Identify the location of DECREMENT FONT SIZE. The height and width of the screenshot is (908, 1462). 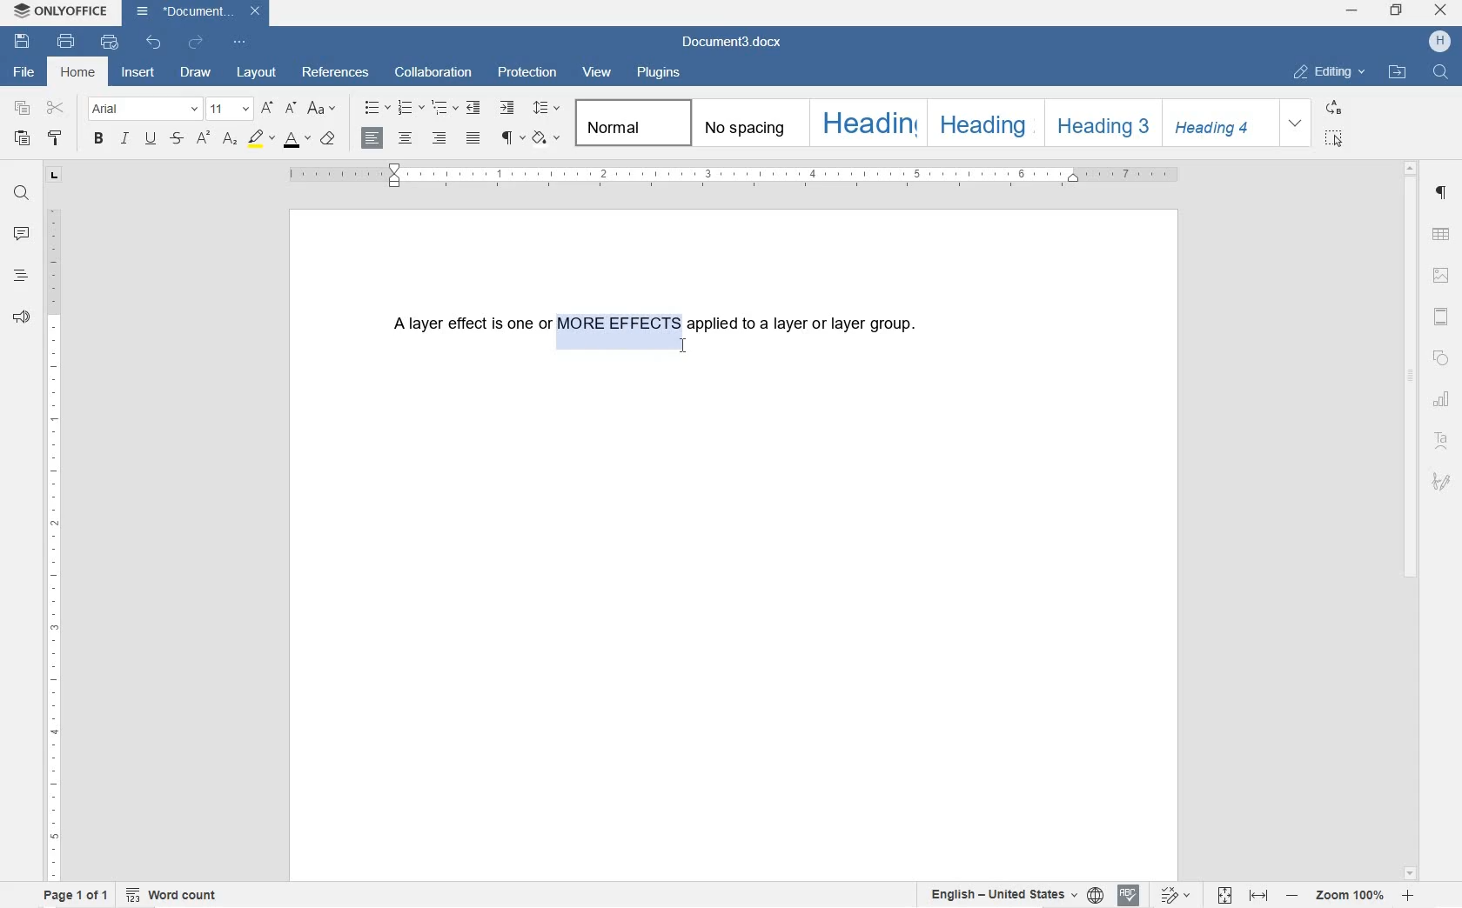
(267, 109).